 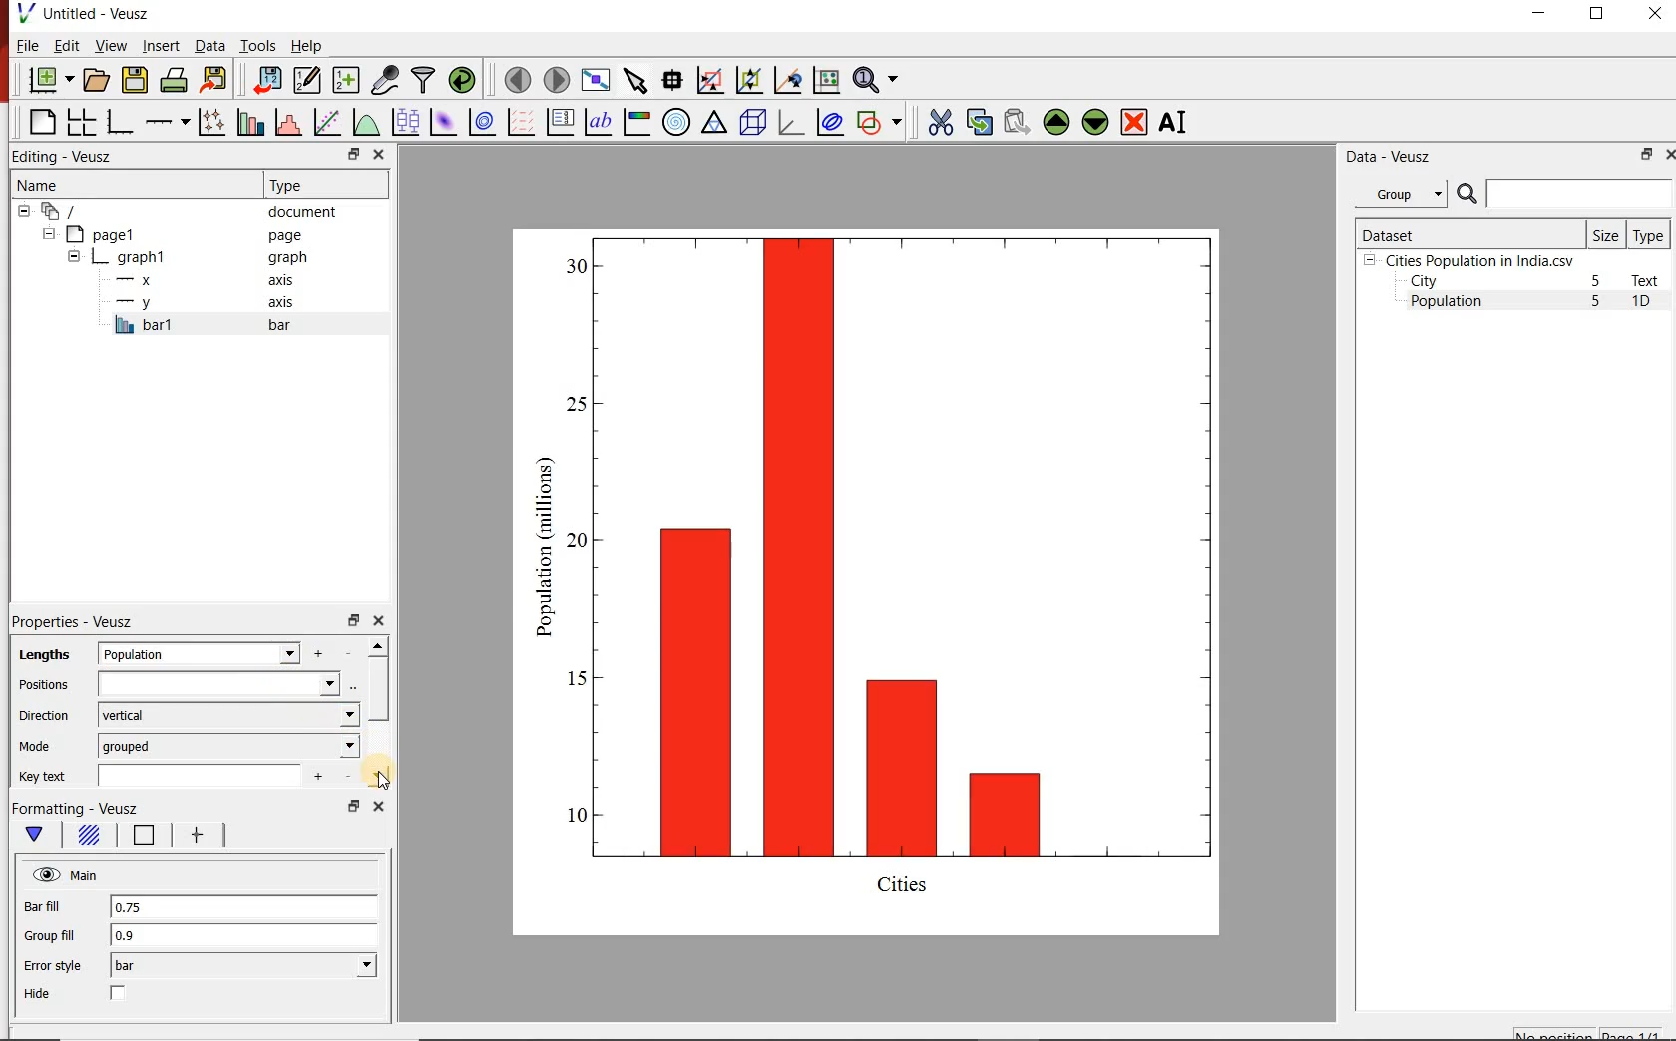 I want to click on 3d graph, so click(x=789, y=122).